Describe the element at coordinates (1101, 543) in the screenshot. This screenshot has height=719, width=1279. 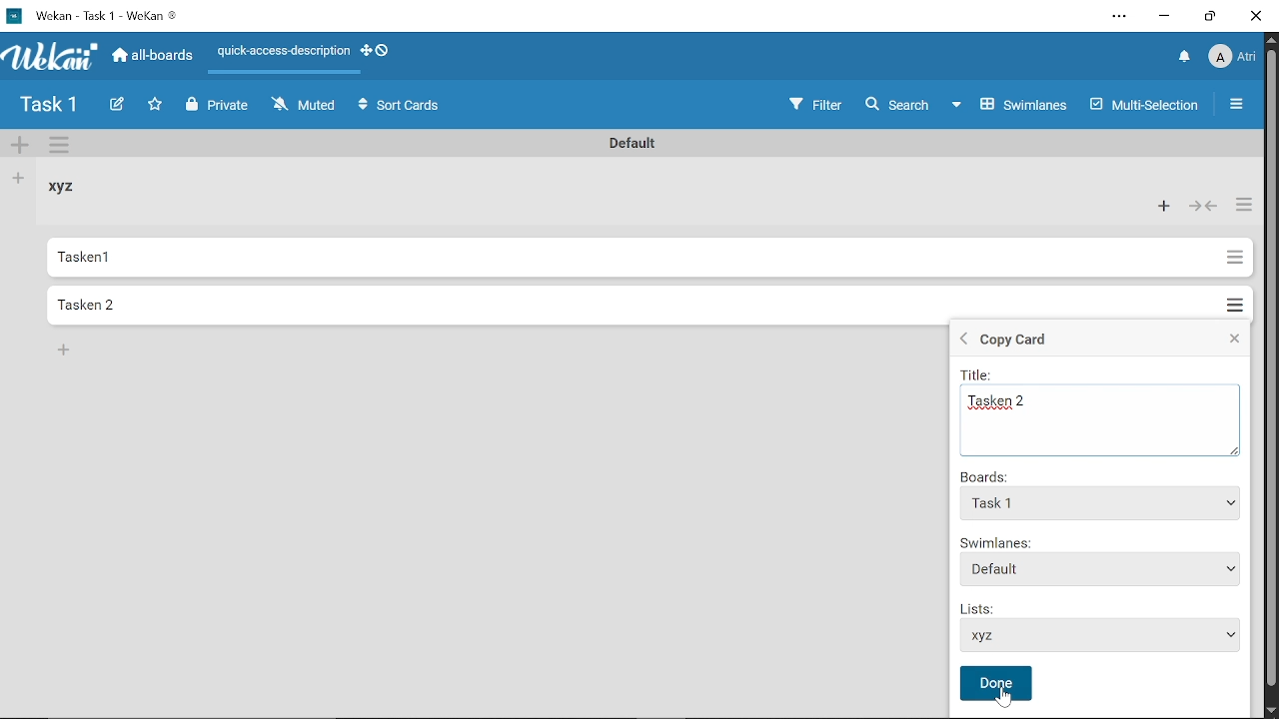
I see `Swimlanes` at that location.